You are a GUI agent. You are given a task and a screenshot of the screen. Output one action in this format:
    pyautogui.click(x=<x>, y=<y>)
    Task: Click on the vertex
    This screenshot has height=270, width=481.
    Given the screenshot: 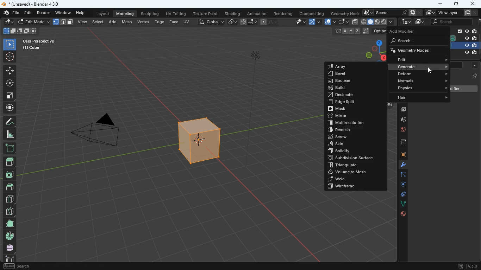 What is the action you would take?
    pyautogui.click(x=144, y=22)
    